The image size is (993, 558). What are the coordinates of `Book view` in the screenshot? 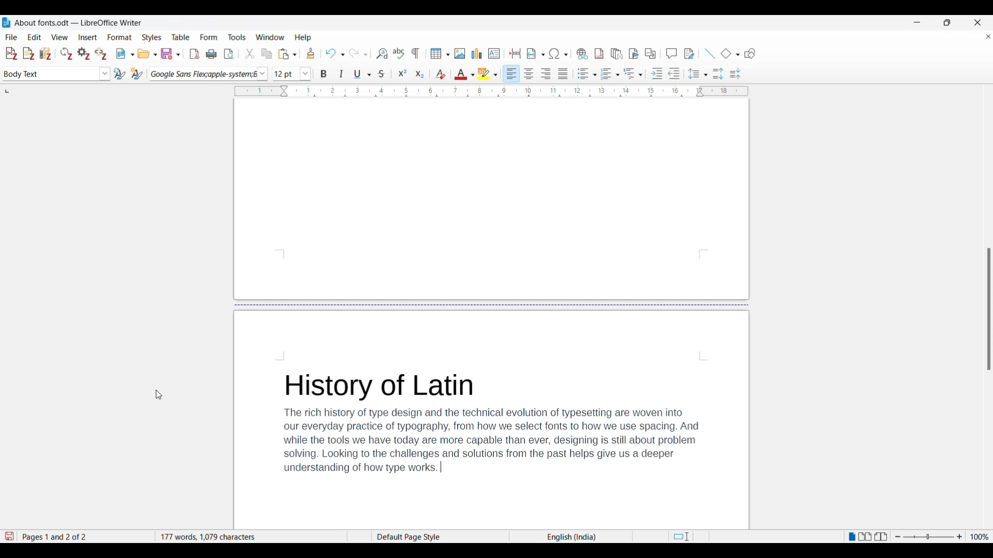 It's located at (881, 536).